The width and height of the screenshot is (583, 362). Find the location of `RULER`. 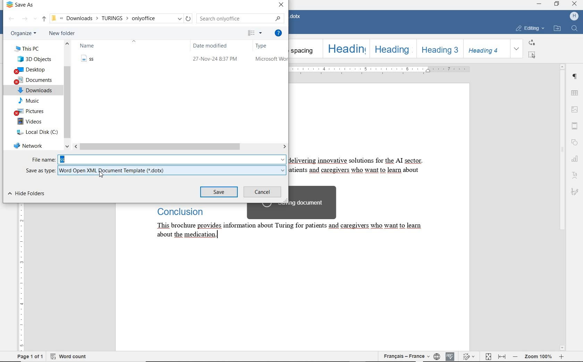

RULER is located at coordinates (382, 69).